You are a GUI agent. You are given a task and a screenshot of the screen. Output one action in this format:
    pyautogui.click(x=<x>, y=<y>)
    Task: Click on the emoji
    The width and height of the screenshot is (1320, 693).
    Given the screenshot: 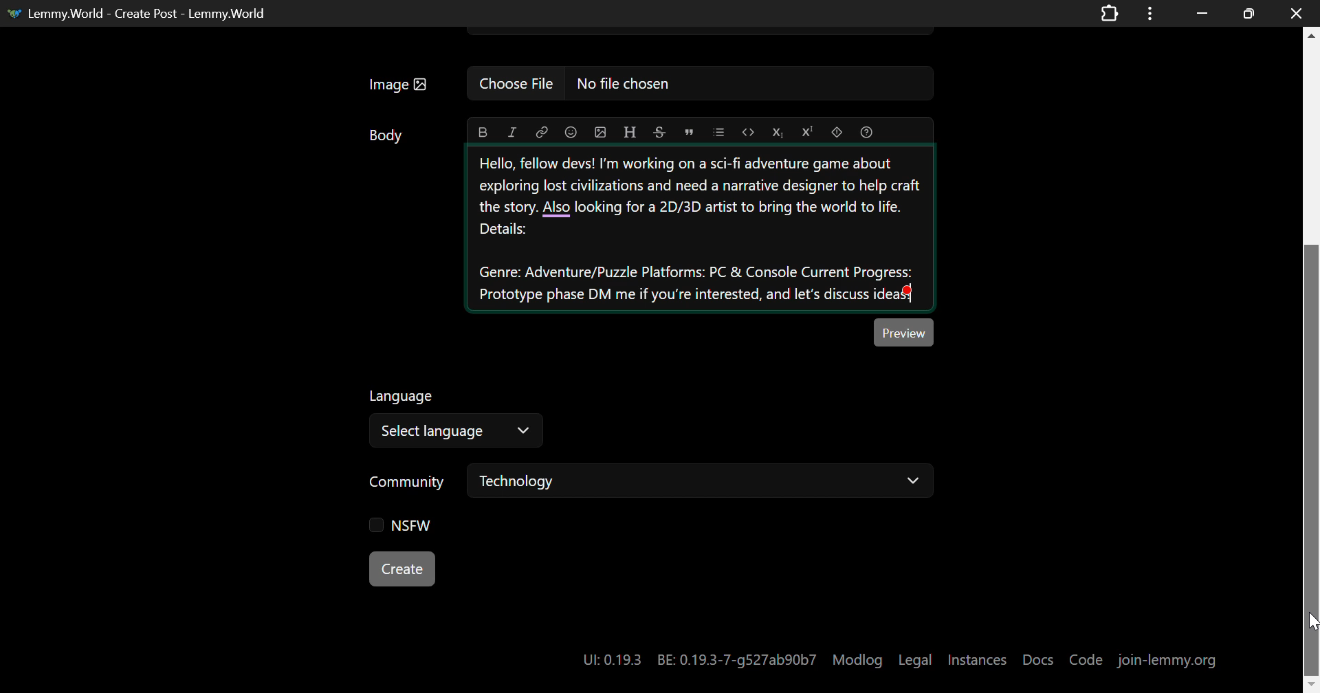 What is the action you would take?
    pyautogui.click(x=571, y=131)
    